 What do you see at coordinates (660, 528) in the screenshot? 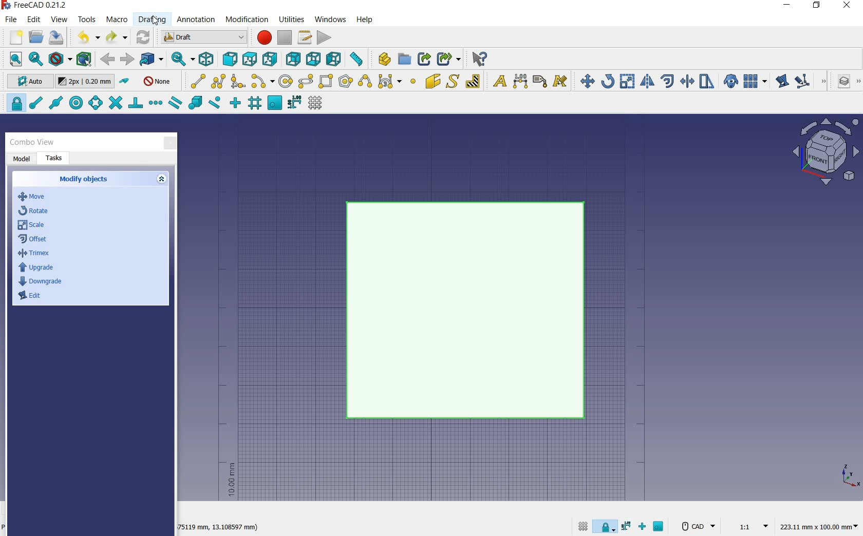
I see `snap working plane` at bounding box center [660, 528].